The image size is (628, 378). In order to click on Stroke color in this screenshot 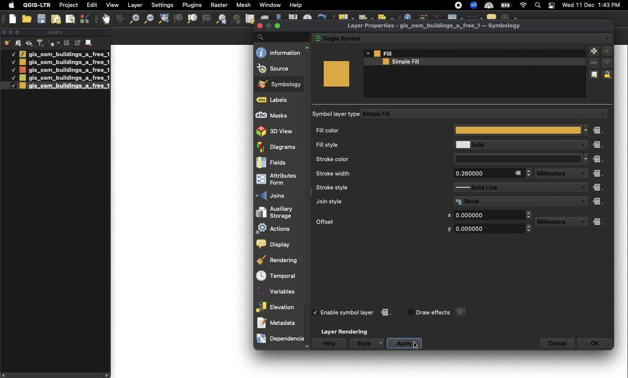, I will do `click(378, 159)`.